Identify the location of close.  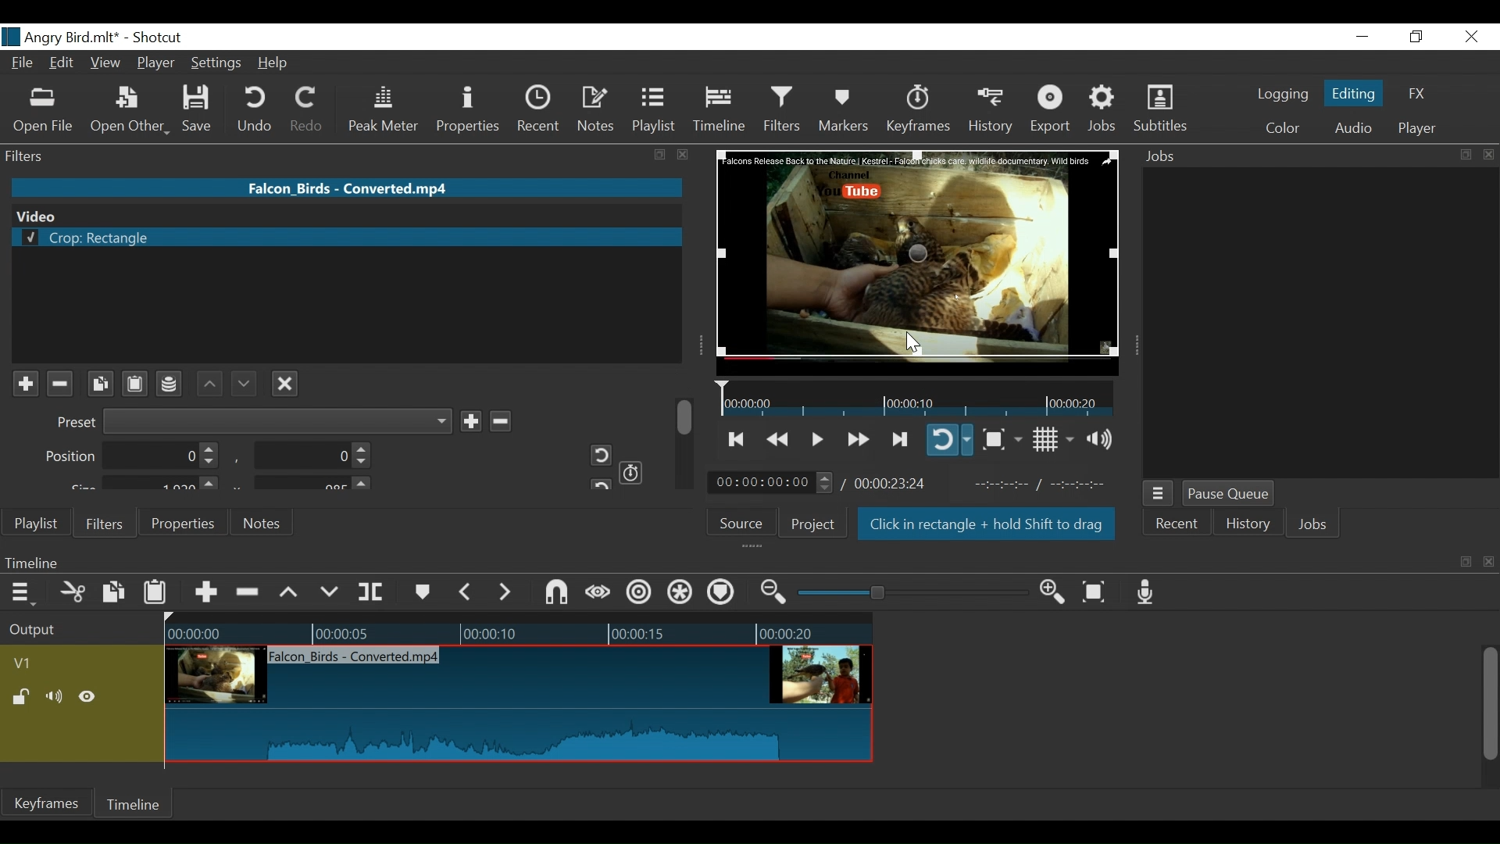
(1489, 155).